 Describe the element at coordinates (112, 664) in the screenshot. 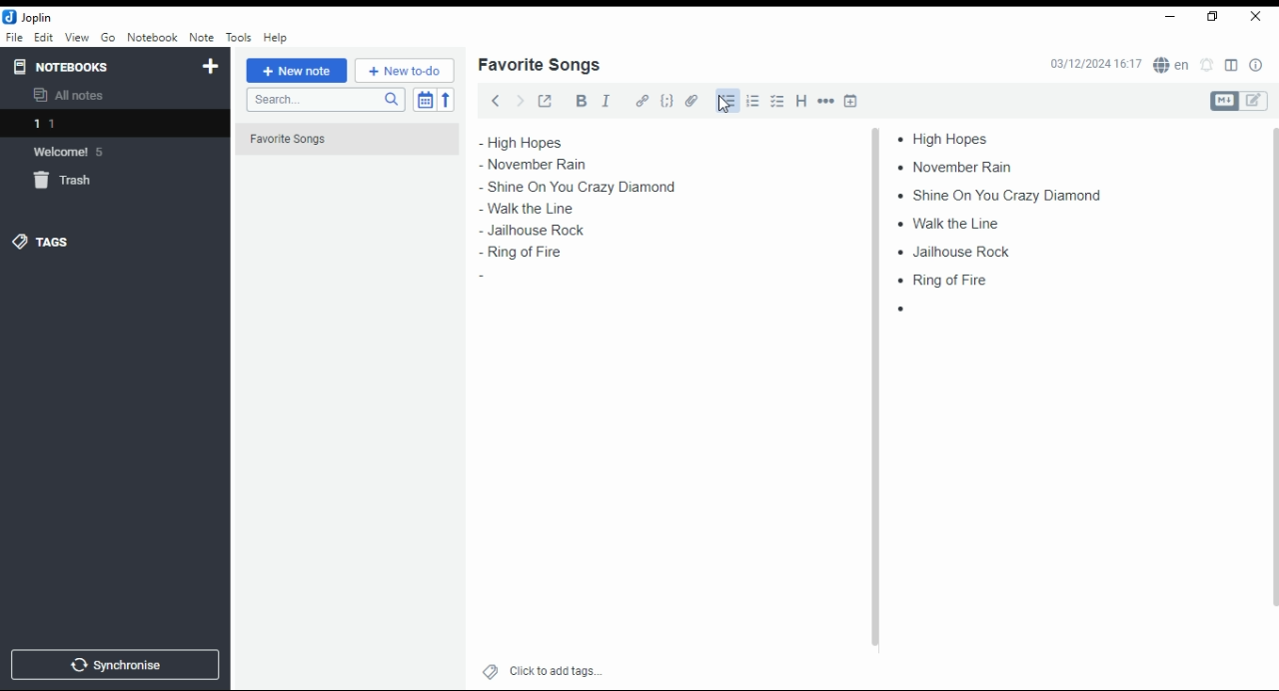

I see `synchronise` at that location.